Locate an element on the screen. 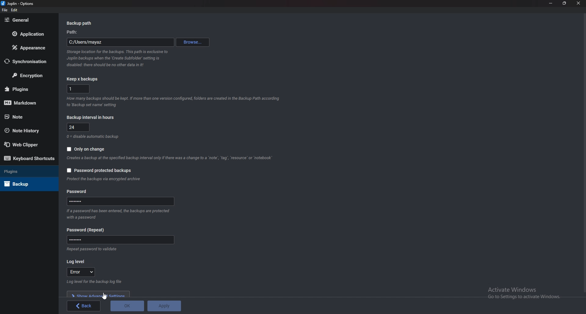 Image resolution: width=586 pixels, height=314 pixels. Note history is located at coordinates (26, 131).